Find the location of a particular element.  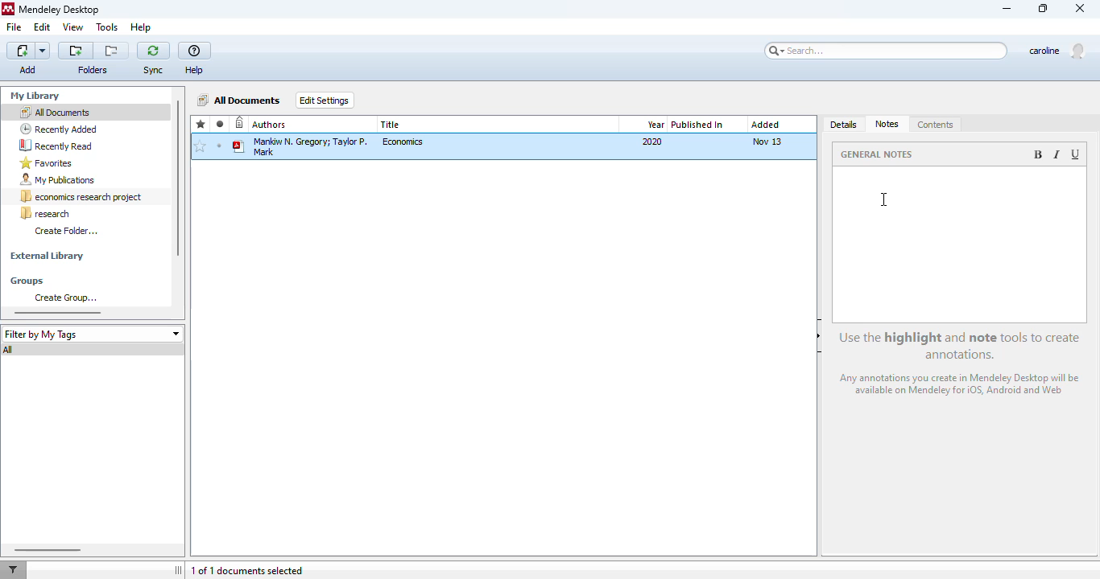

underlined is located at coordinates (1077, 154).